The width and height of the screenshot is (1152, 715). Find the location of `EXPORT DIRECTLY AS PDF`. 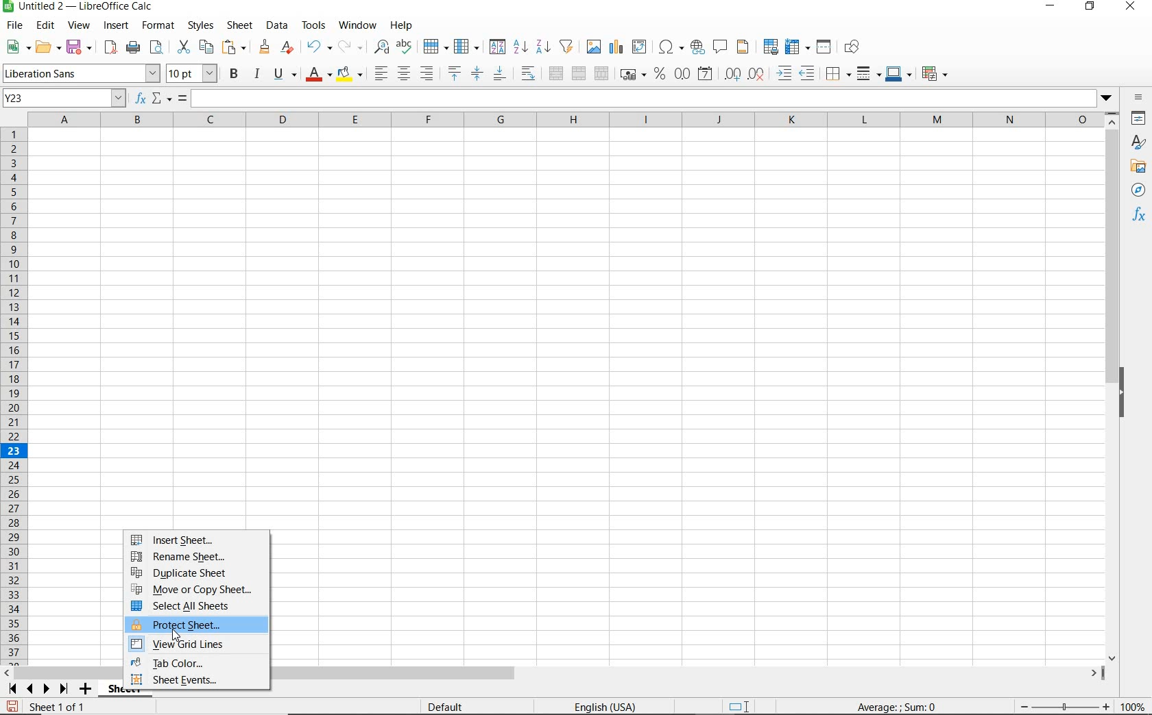

EXPORT DIRECTLY AS PDF is located at coordinates (110, 49).